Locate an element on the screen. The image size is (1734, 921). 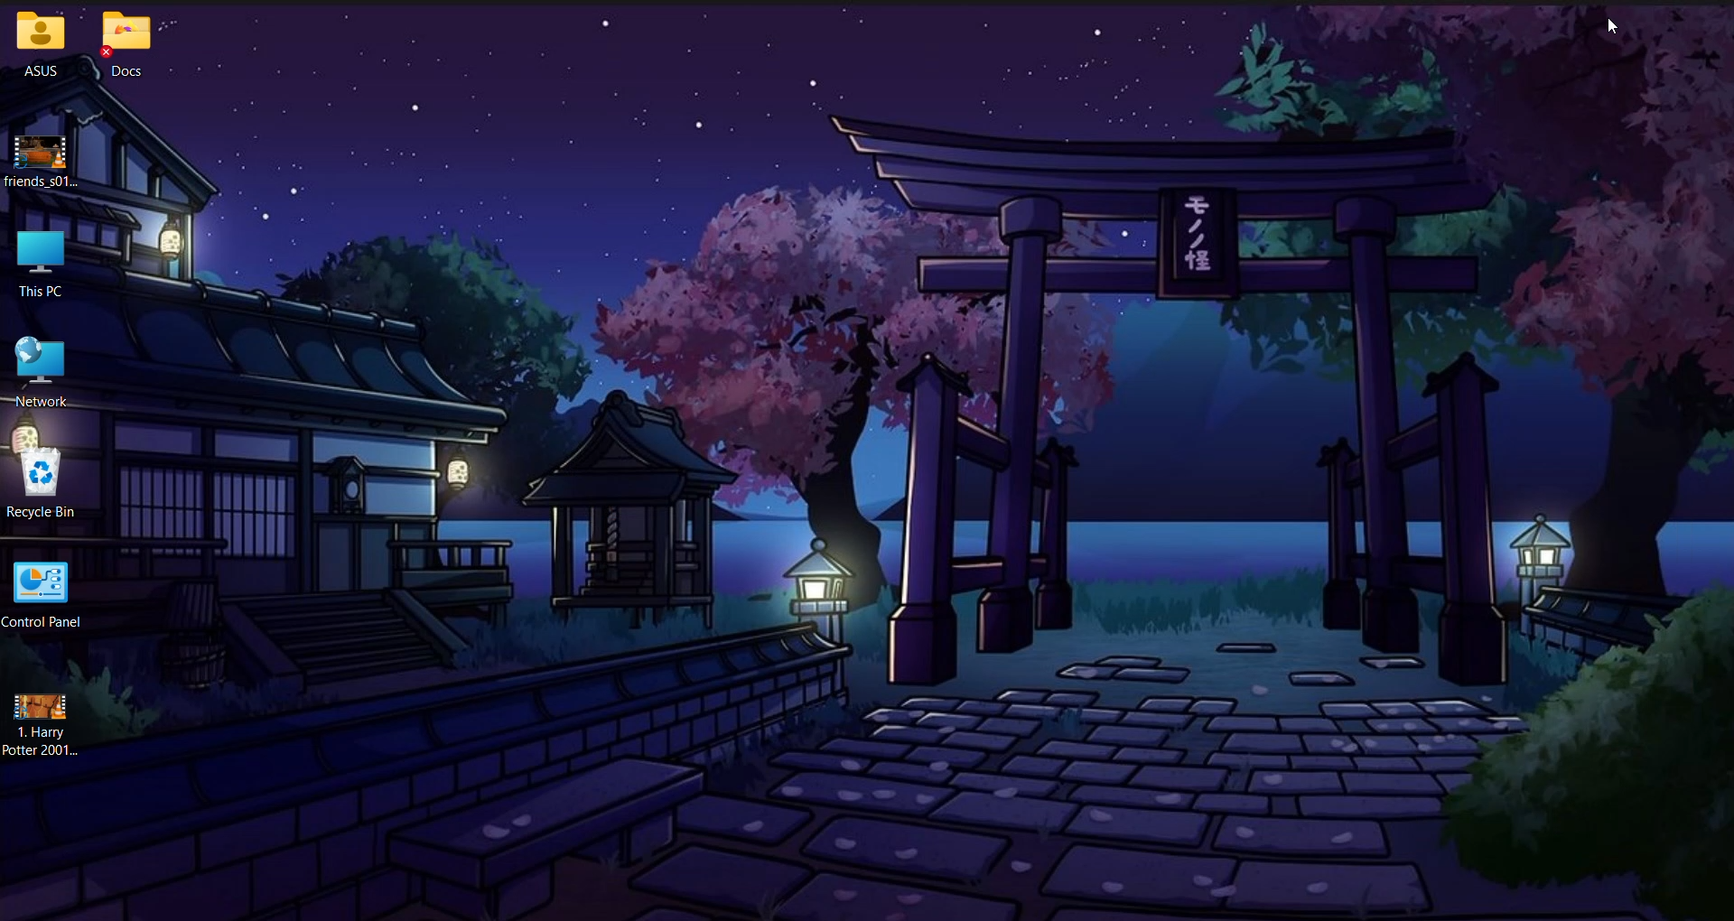
Cursor is located at coordinates (1613, 26).